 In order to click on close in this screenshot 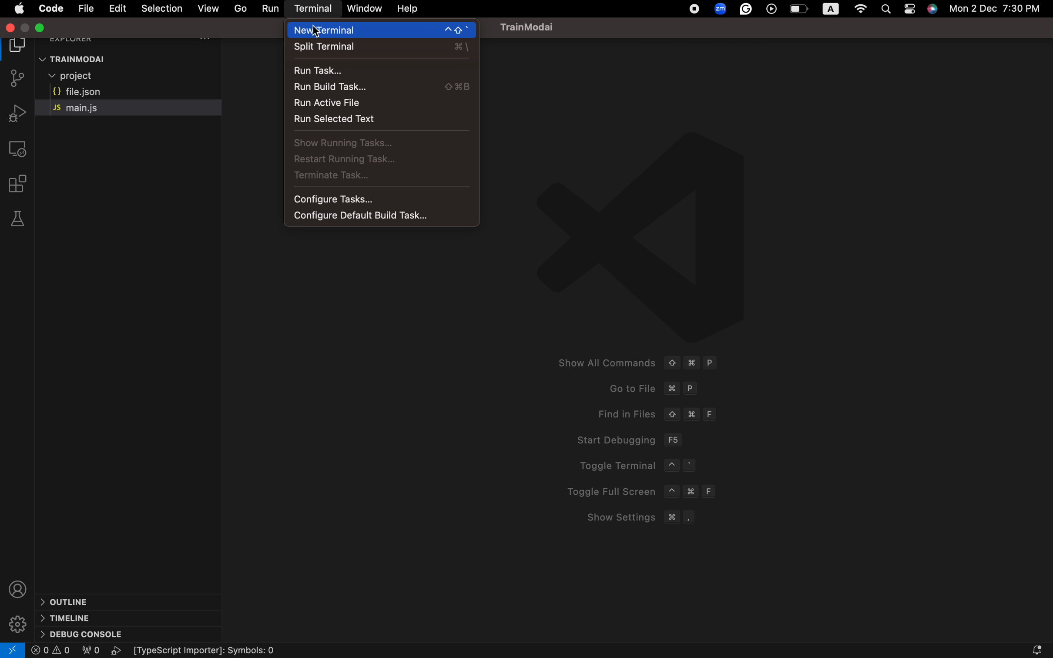, I will do `click(11, 28)`.